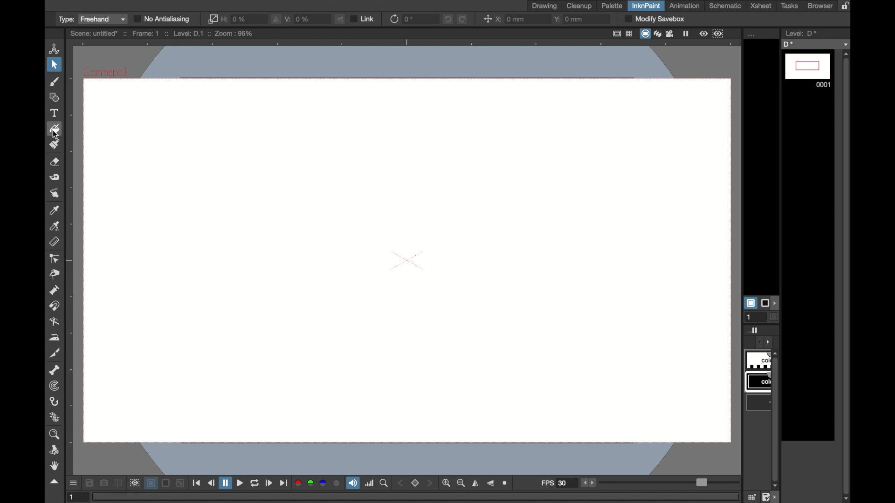 This screenshot has height=503, width=895. I want to click on soundtrack, so click(352, 483).